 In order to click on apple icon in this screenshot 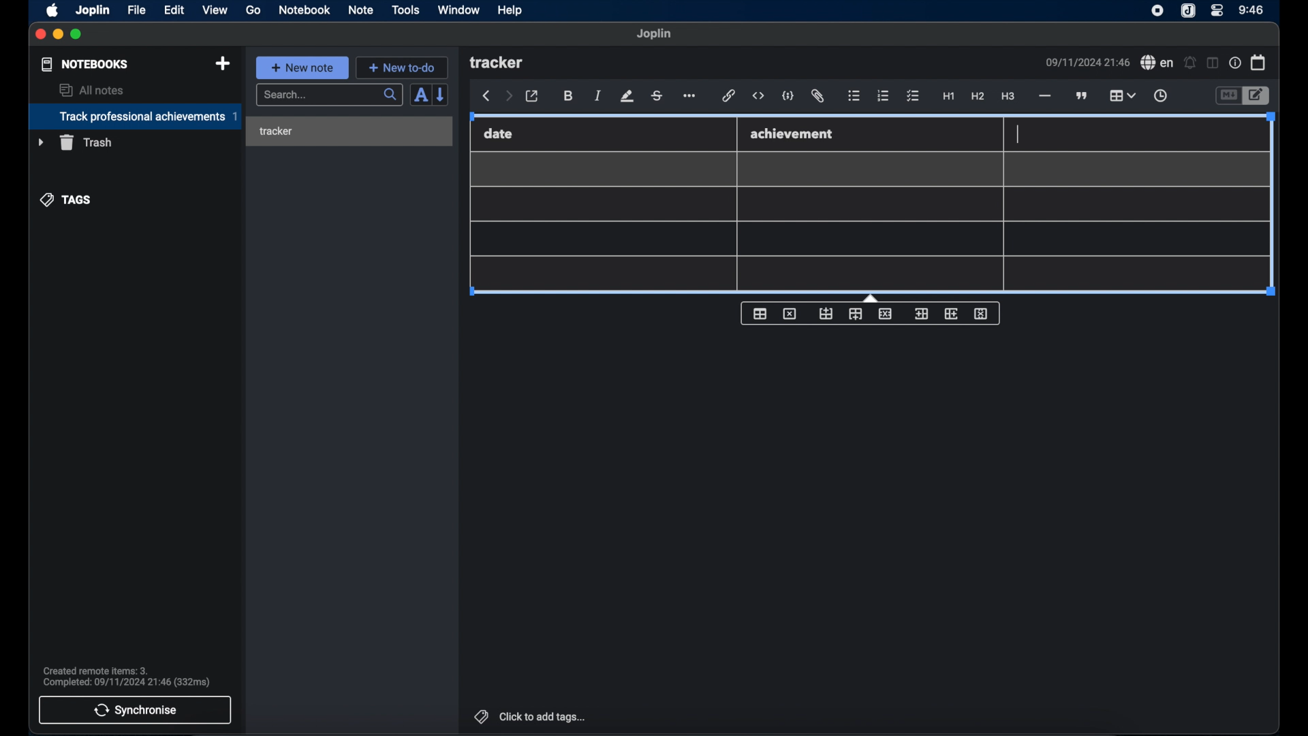, I will do `click(53, 10)`.